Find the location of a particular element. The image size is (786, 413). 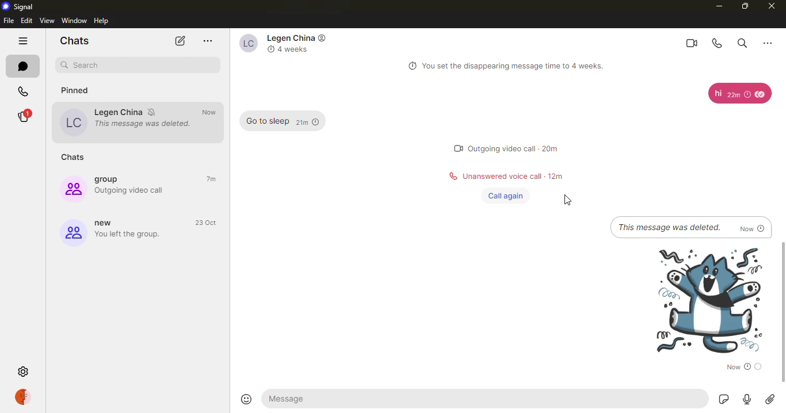

Outgoing video call is located at coordinates (132, 190).